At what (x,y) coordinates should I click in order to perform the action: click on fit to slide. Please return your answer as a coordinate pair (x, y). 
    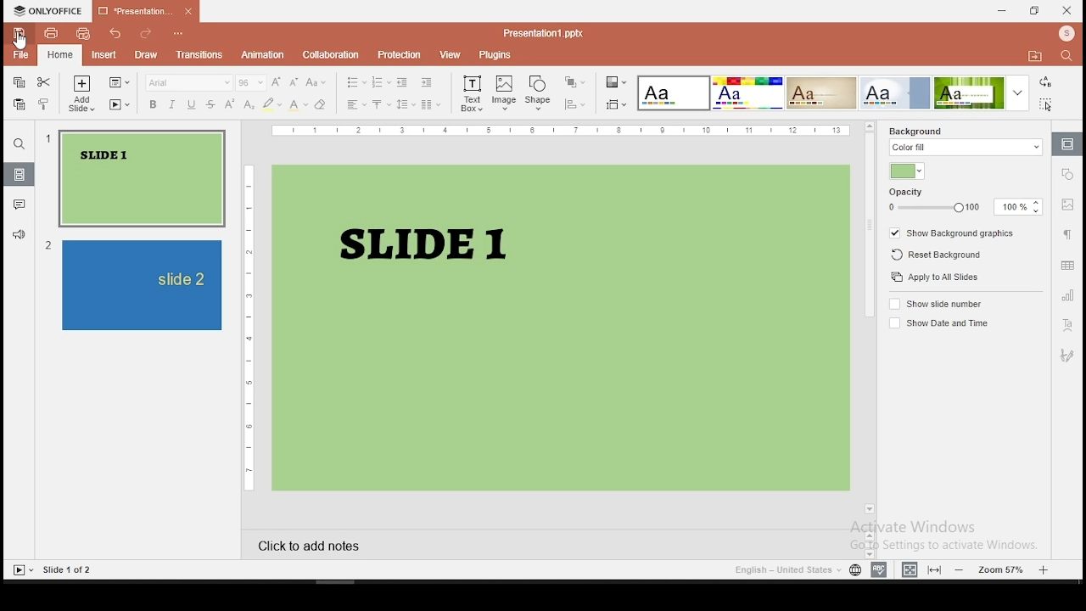
    Looking at the image, I should click on (910, 568).